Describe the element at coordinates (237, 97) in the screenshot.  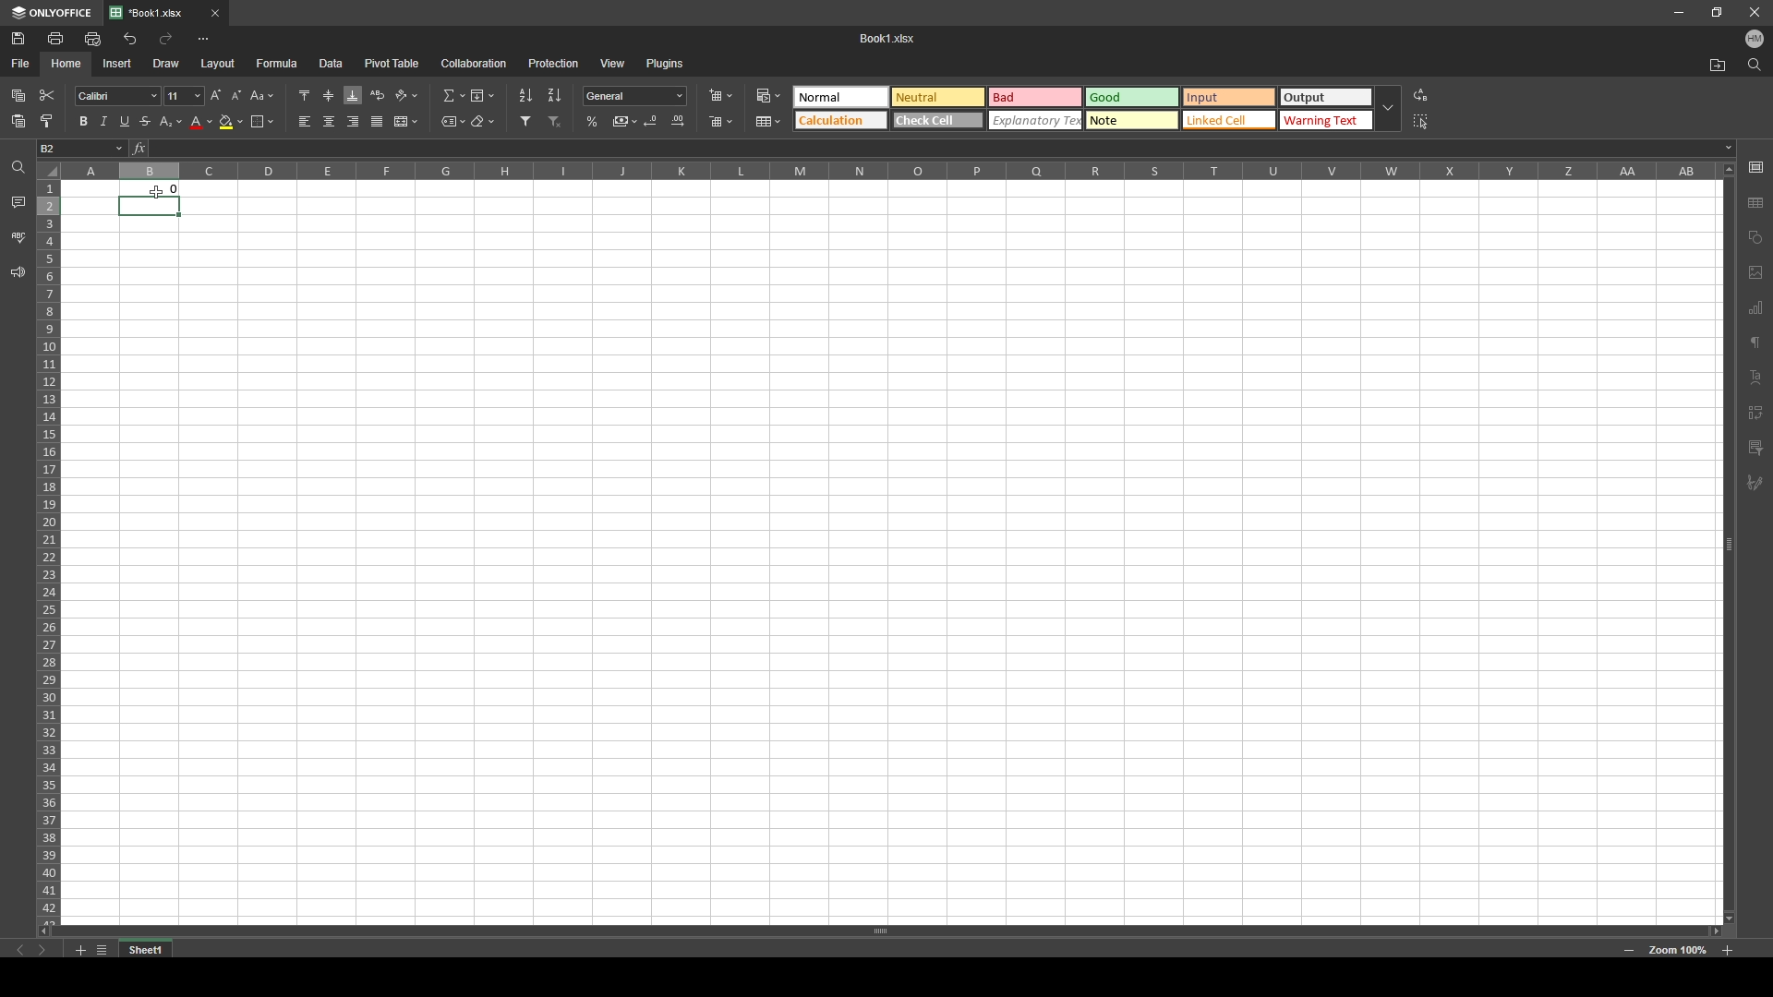
I see `decrement font size` at that location.